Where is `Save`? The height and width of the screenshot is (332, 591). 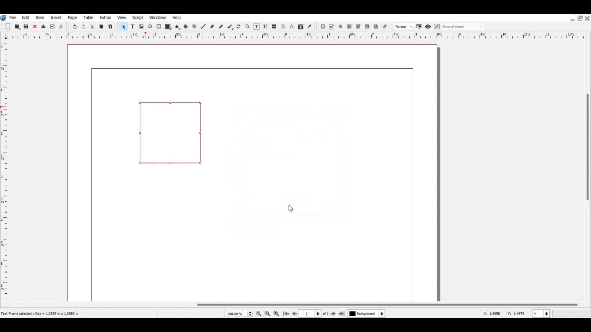 Save is located at coordinates (27, 26).